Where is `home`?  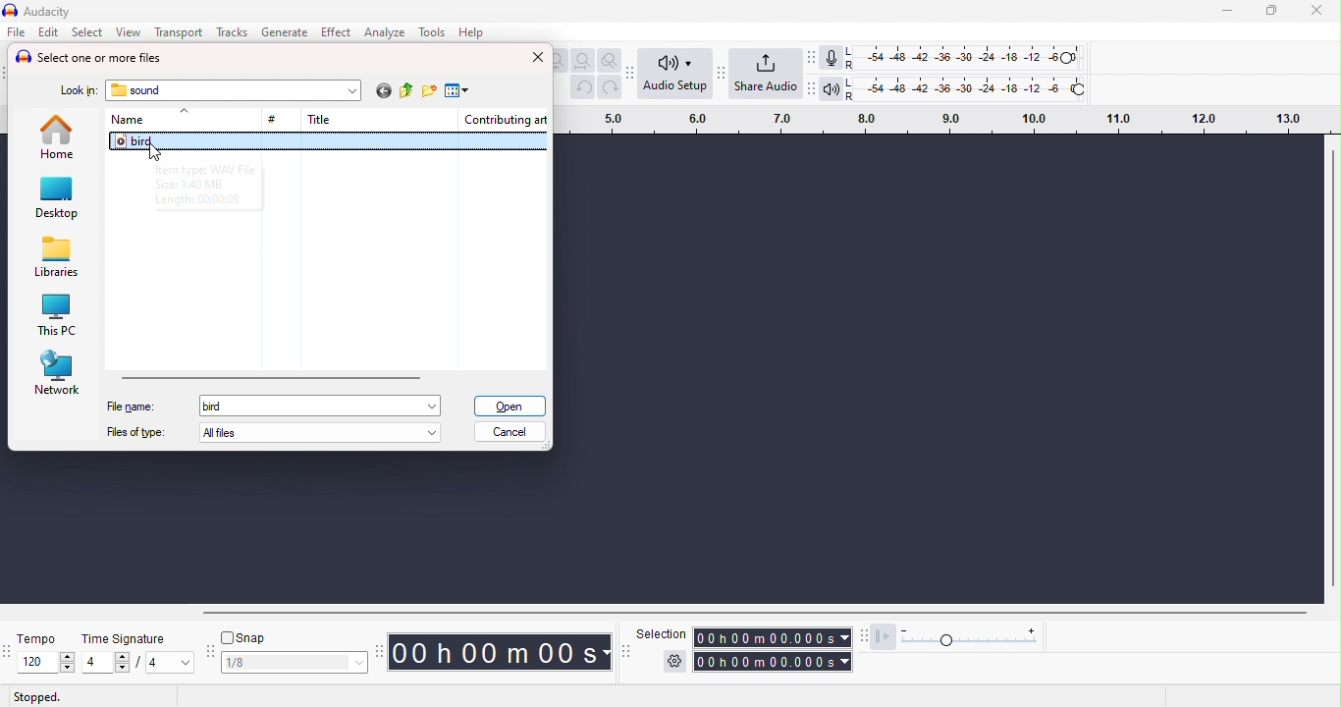 home is located at coordinates (60, 136).